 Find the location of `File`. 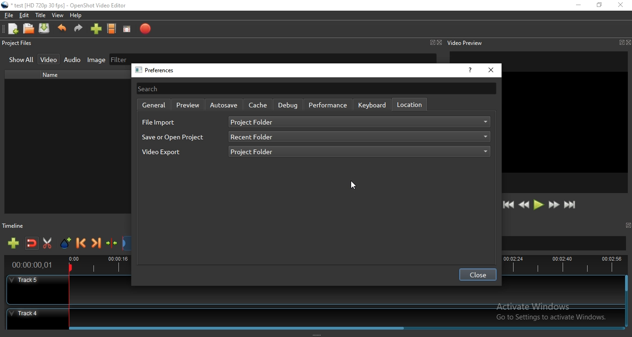

File is located at coordinates (7, 15).